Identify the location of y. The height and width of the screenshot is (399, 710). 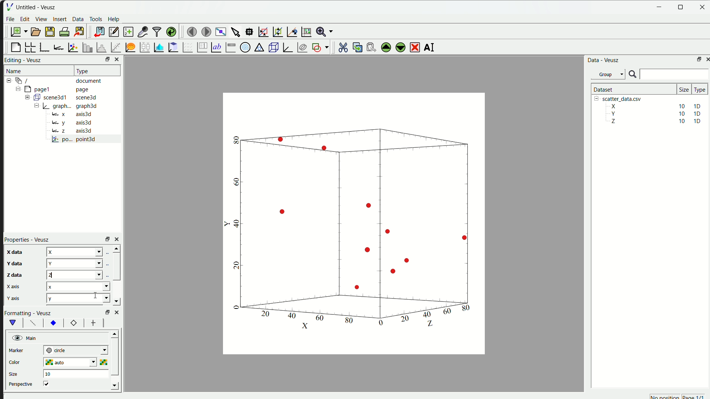
(74, 299).